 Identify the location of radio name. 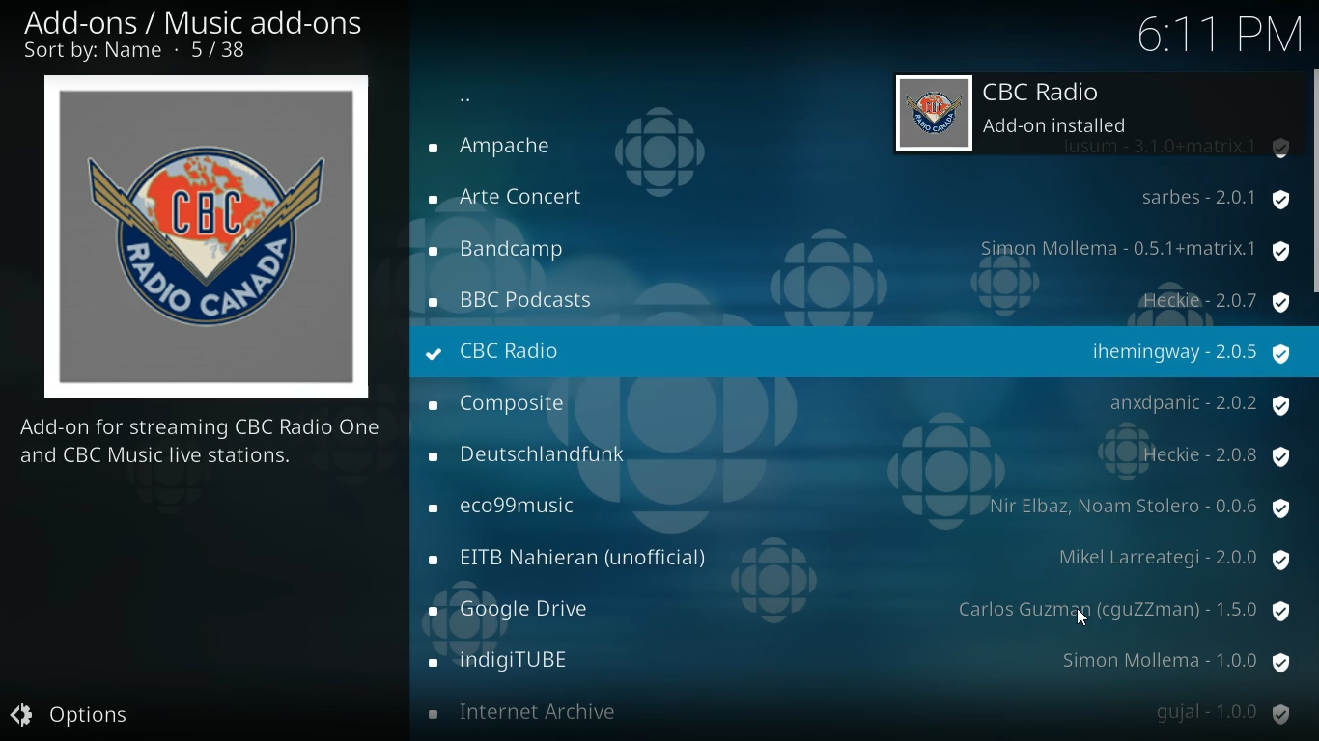
(538, 709).